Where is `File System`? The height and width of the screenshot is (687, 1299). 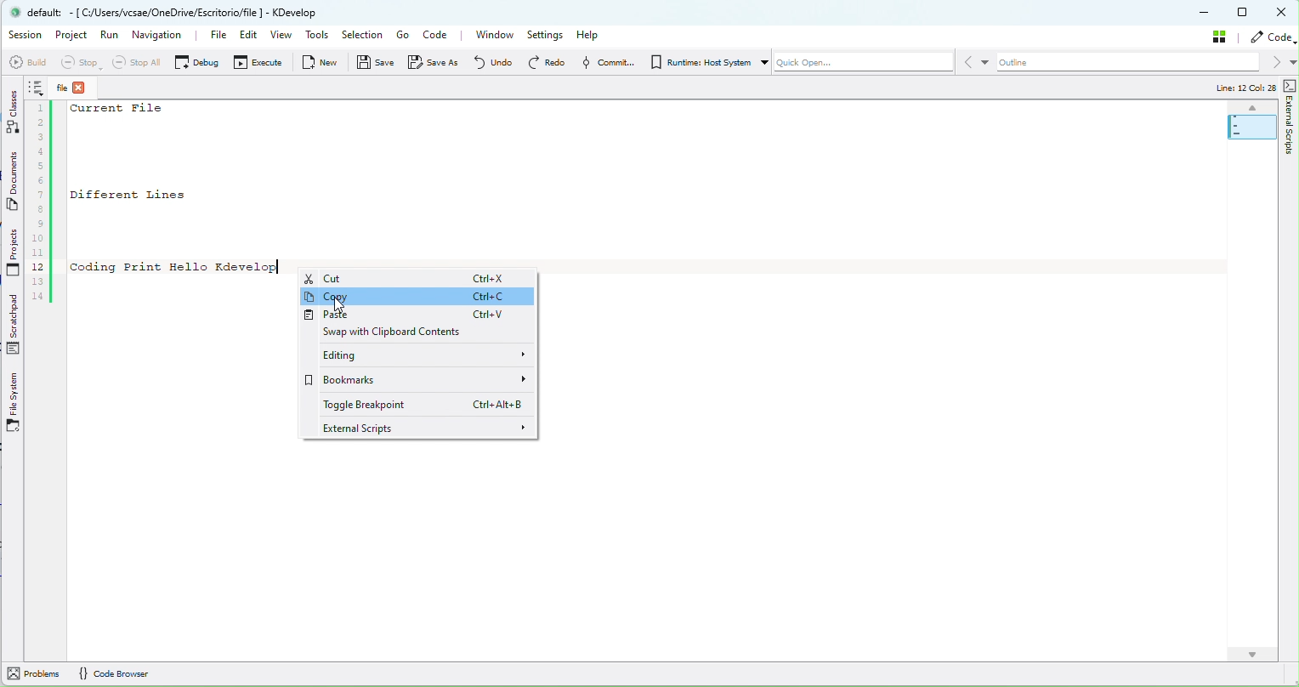
File System is located at coordinates (14, 403).